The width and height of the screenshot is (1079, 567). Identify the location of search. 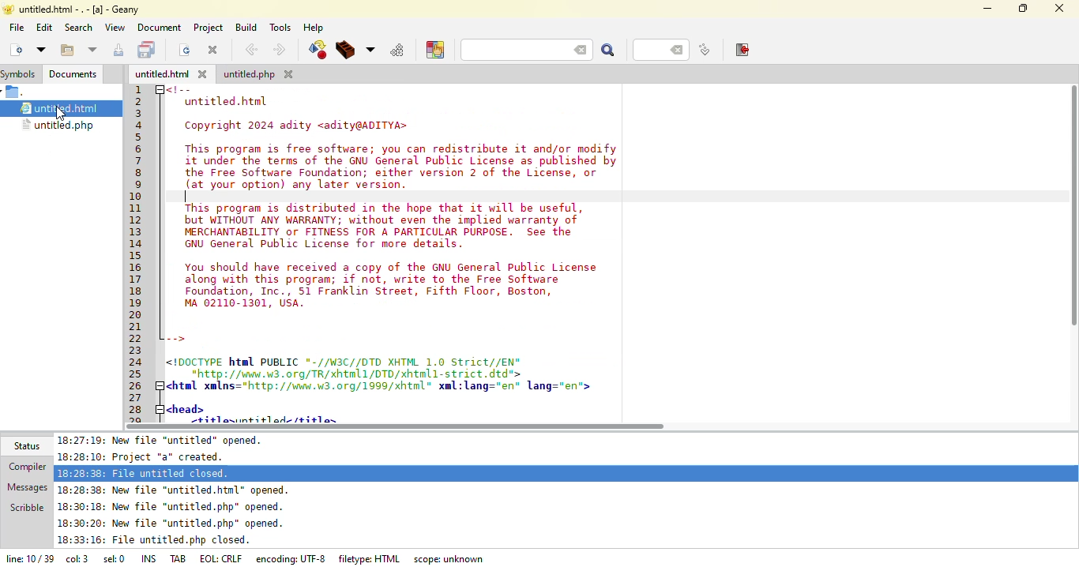
(78, 28).